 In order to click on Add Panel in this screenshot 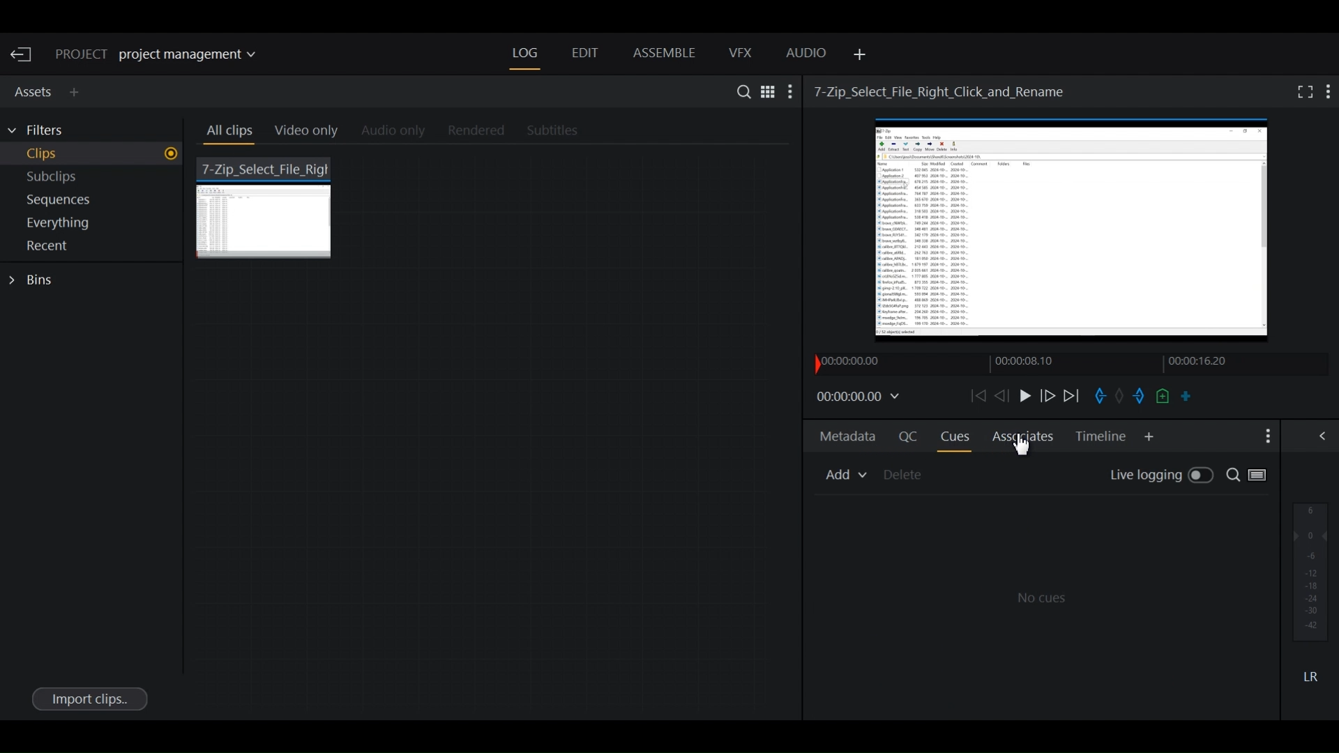, I will do `click(77, 92)`.